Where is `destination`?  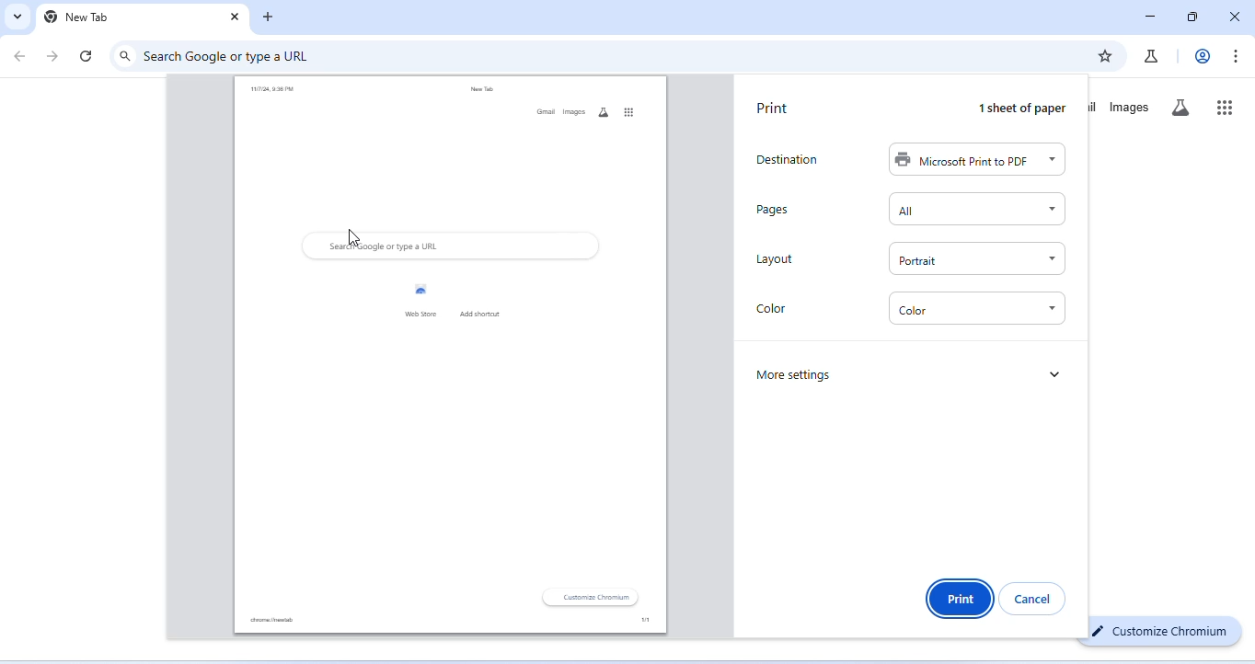
destination is located at coordinates (793, 158).